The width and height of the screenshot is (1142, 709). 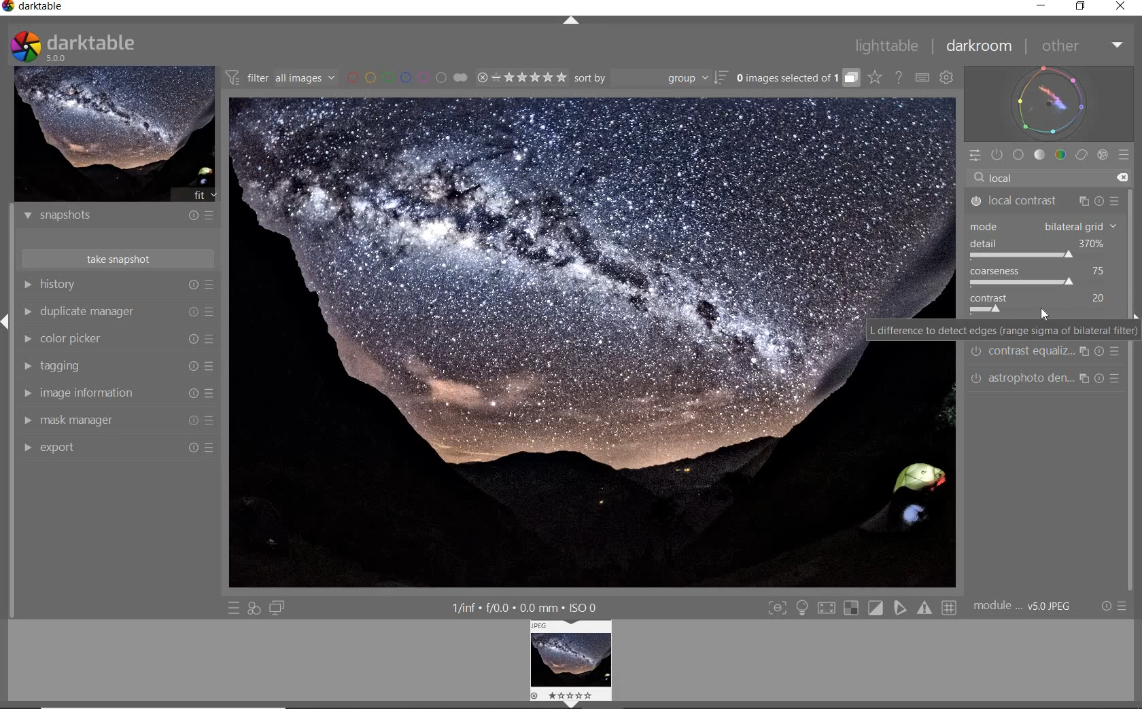 What do you see at coordinates (29, 393) in the screenshot?
I see `IMAGE INFORMATION` at bounding box center [29, 393].